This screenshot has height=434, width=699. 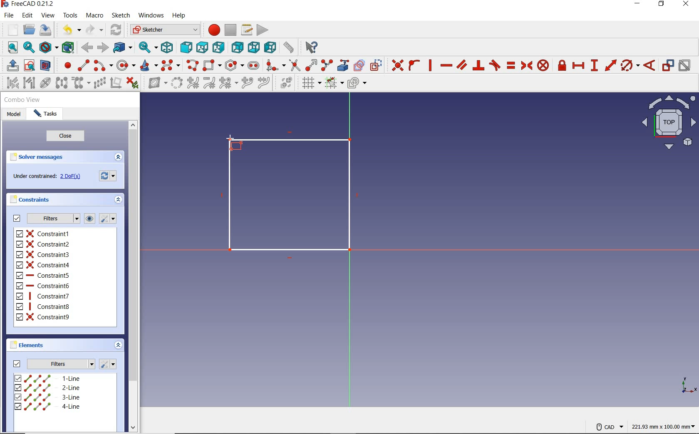 What do you see at coordinates (116, 30) in the screenshot?
I see `refresh` at bounding box center [116, 30].